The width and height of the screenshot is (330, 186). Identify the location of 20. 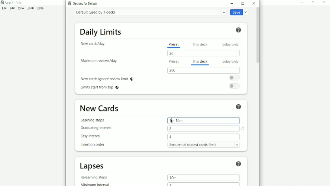
(173, 54).